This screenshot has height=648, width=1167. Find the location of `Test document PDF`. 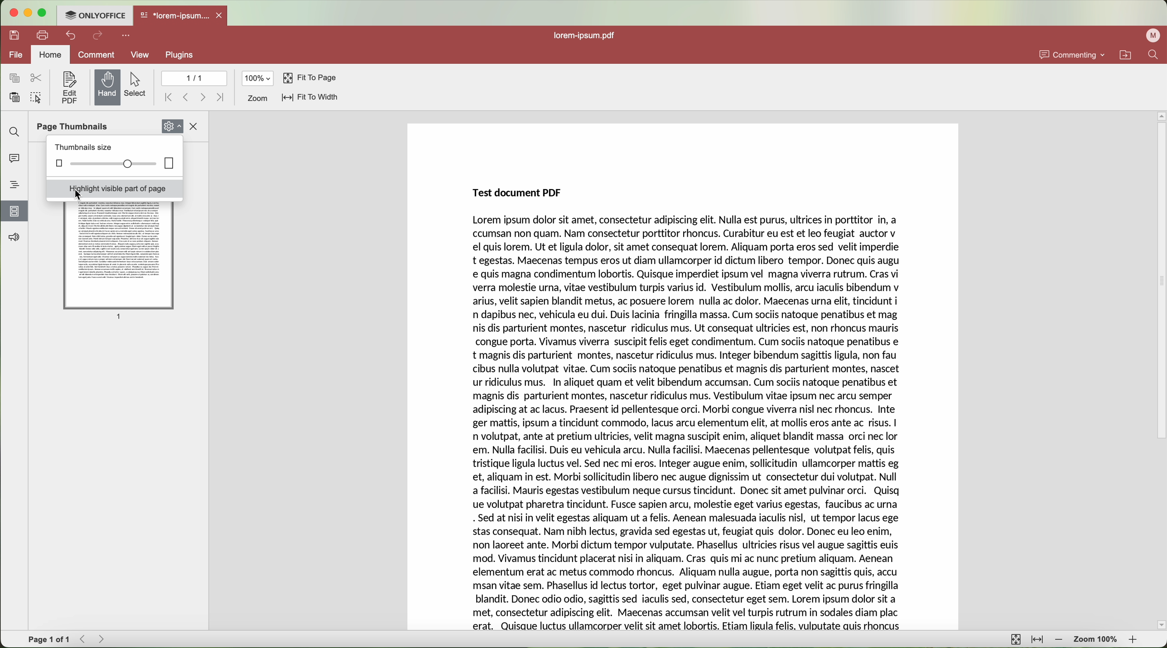

Test document PDF is located at coordinates (517, 193).